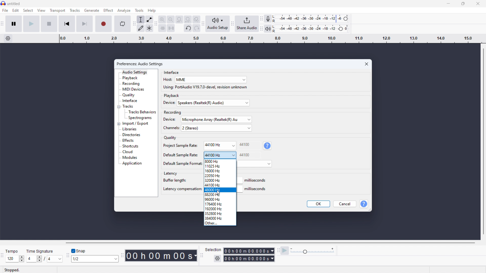  I want to click on device, so click(170, 119).